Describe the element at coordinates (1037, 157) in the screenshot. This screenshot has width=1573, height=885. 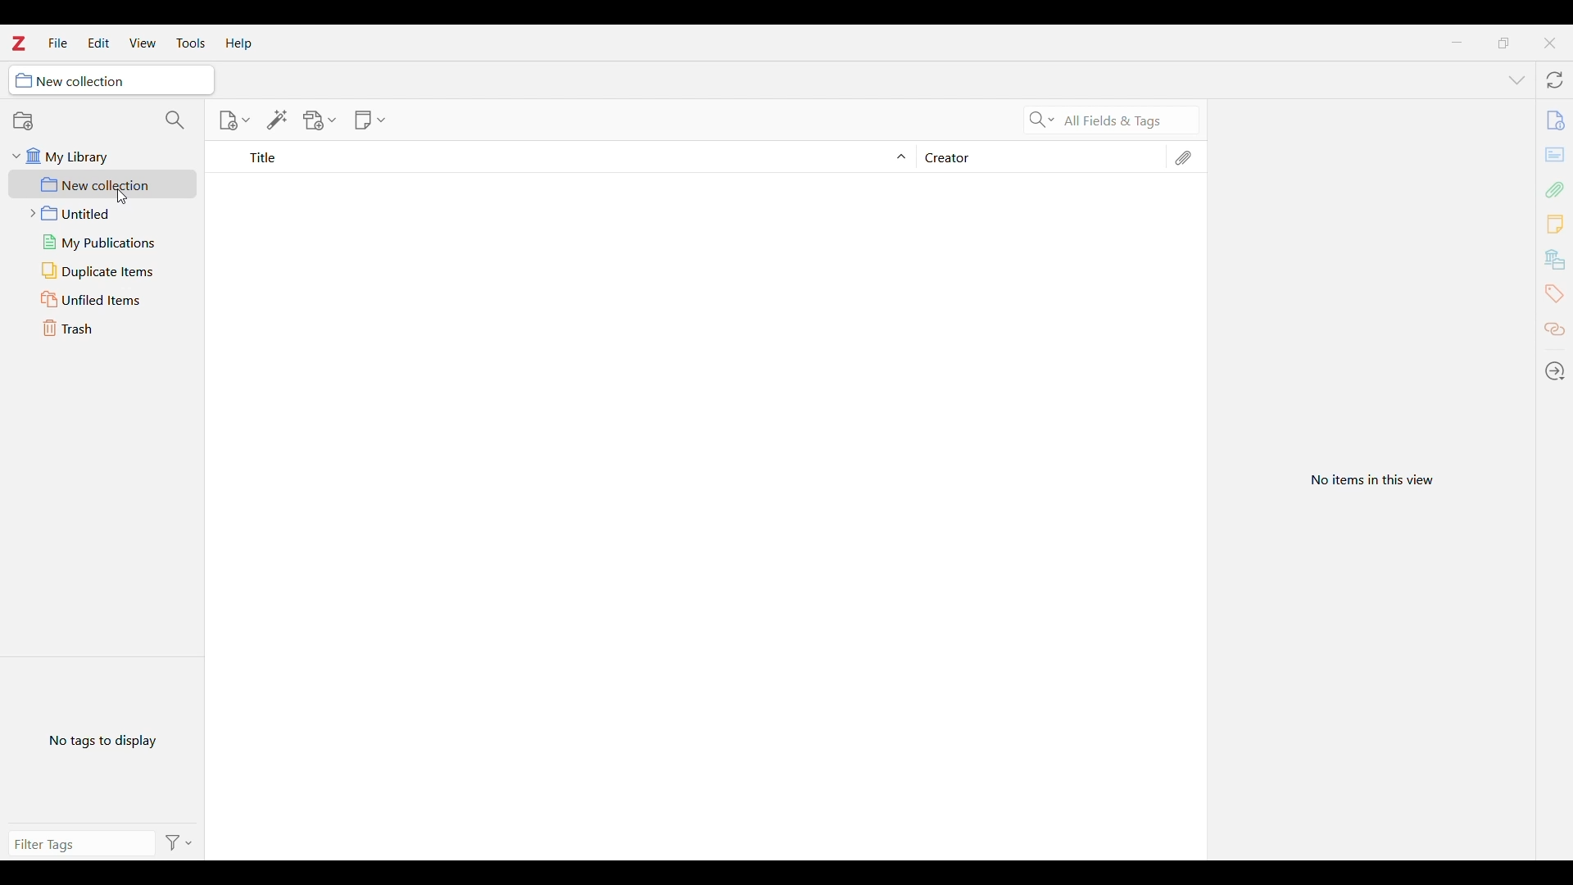
I see `Creator column` at that location.